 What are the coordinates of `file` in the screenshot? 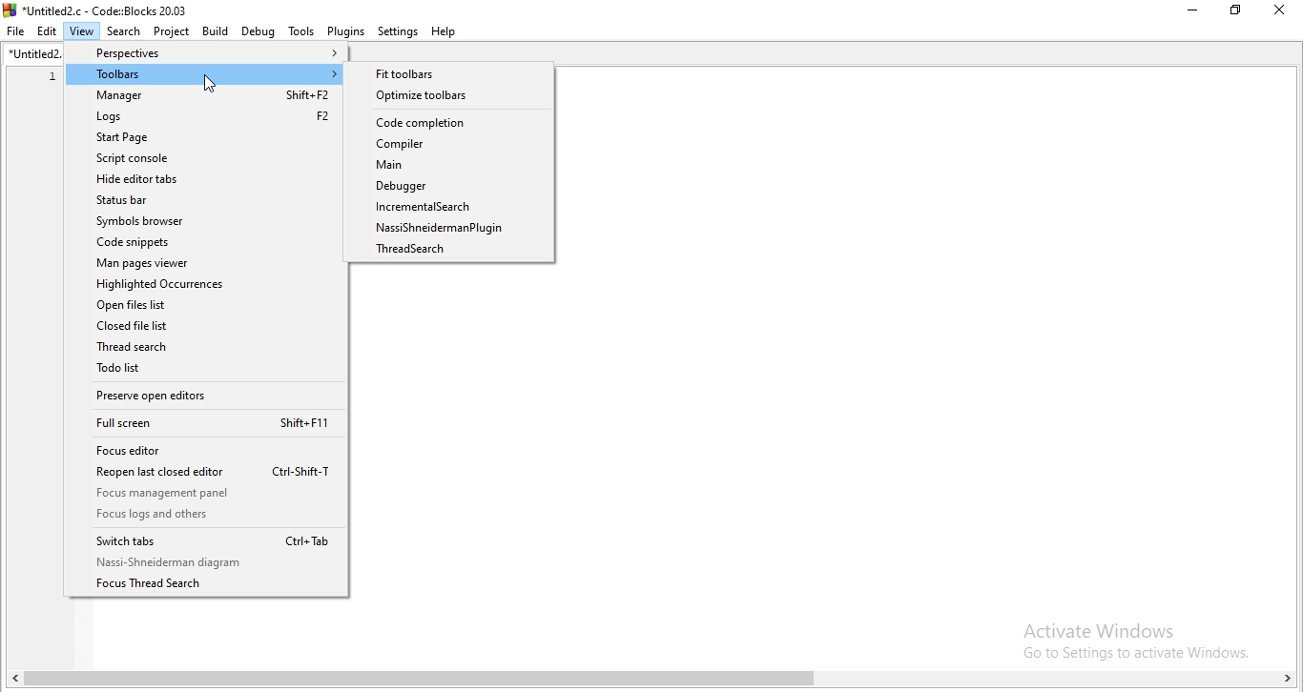 It's located at (15, 32).